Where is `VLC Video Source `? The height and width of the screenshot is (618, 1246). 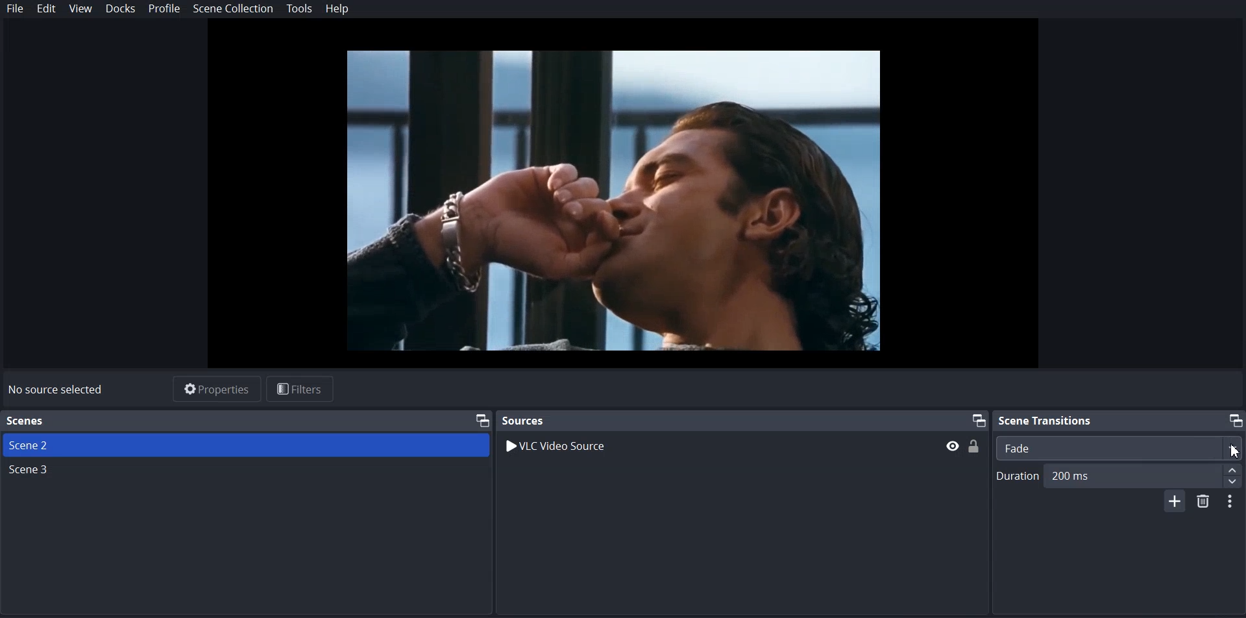 VLC Video Source  is located at coordinates (559, 448).